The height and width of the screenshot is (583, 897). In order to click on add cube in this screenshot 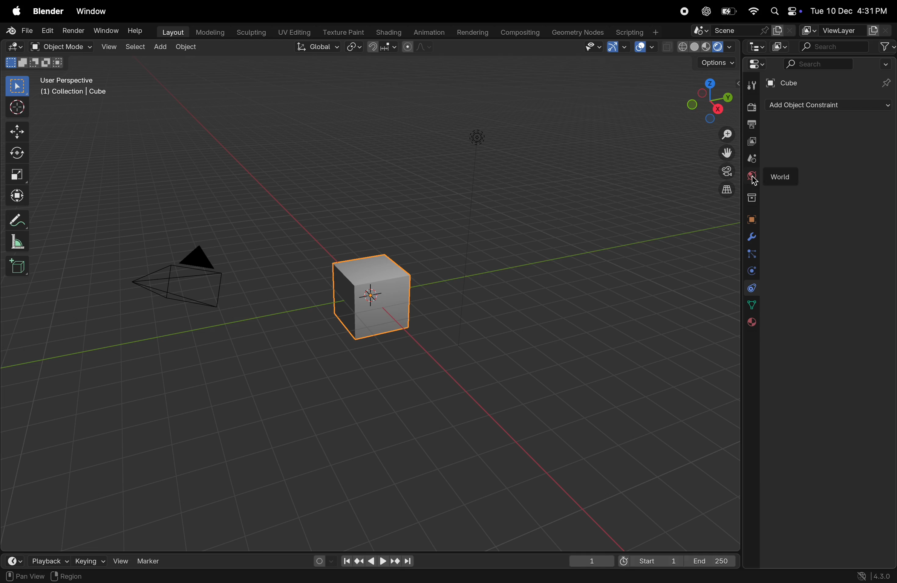, I will do `click(18, 266)`.